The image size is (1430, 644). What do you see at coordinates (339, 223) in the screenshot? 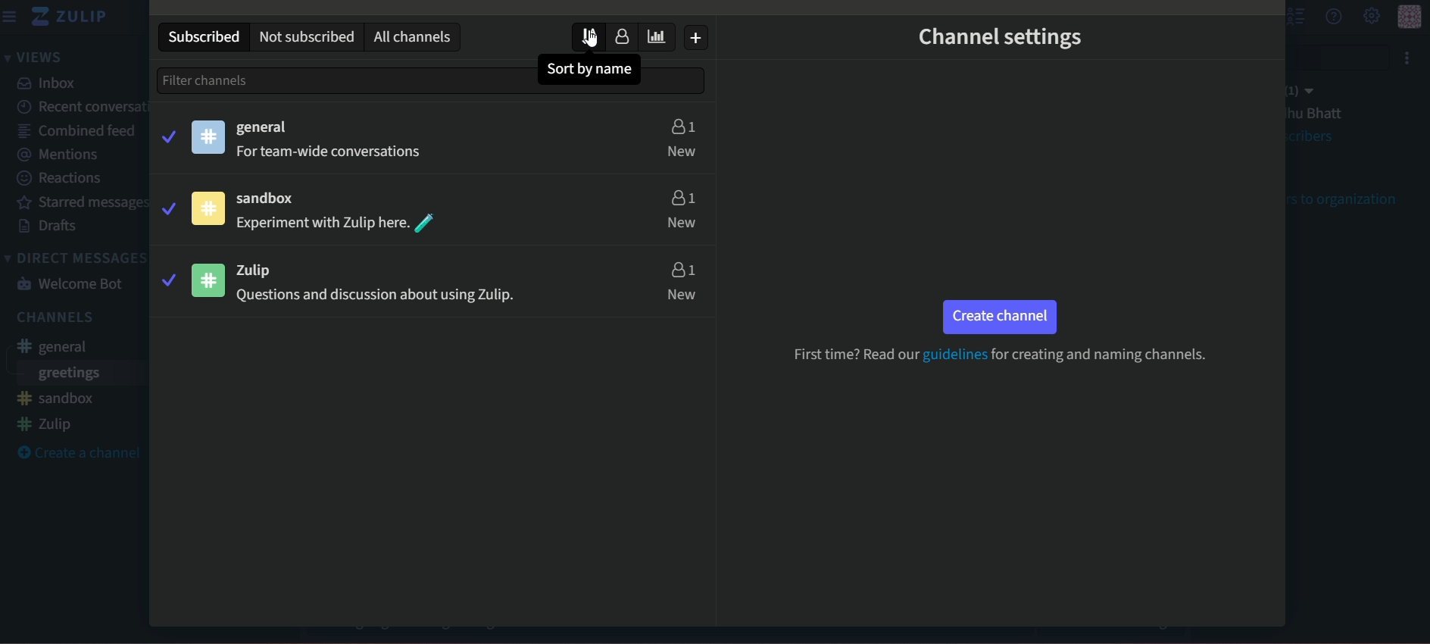
I see `text` at bounding box center [339, 223].